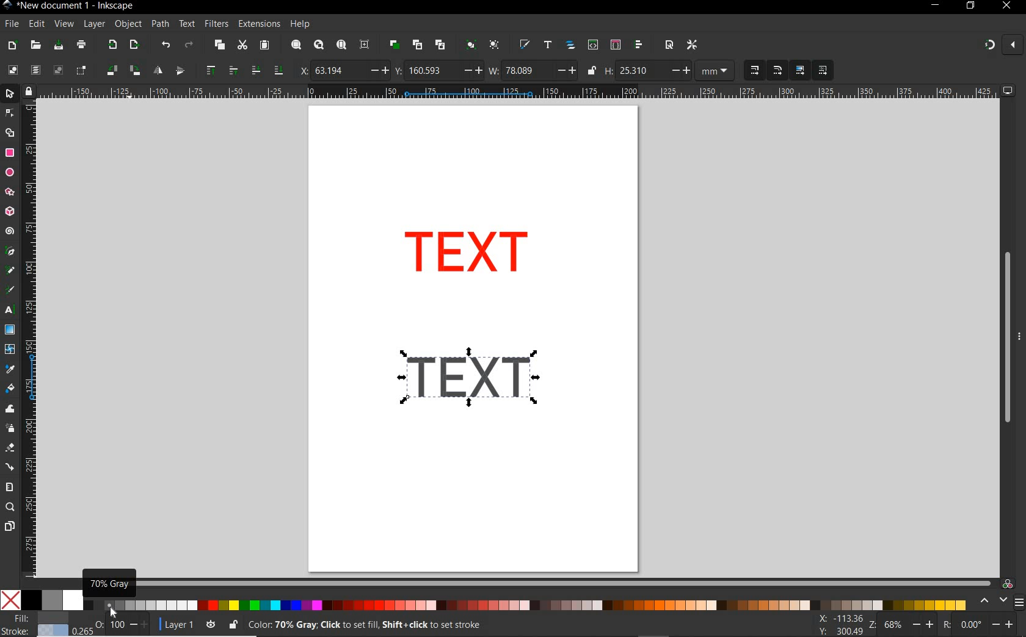 This screenshot has width=1026, height=637. Describe the element at coordinates (1006, 337) in the screenshot. I see `scrollbar` at that location.